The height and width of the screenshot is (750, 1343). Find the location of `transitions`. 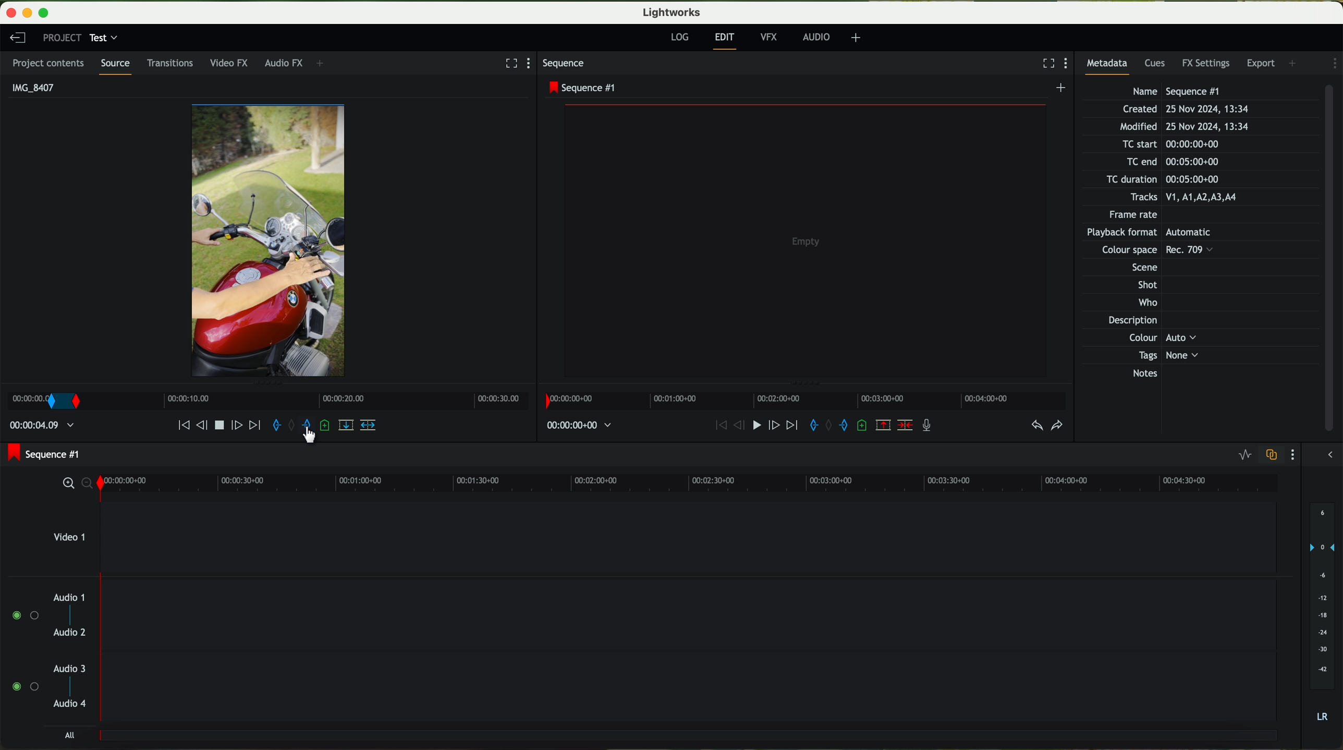

transitions is located at coordinates (173, 63).